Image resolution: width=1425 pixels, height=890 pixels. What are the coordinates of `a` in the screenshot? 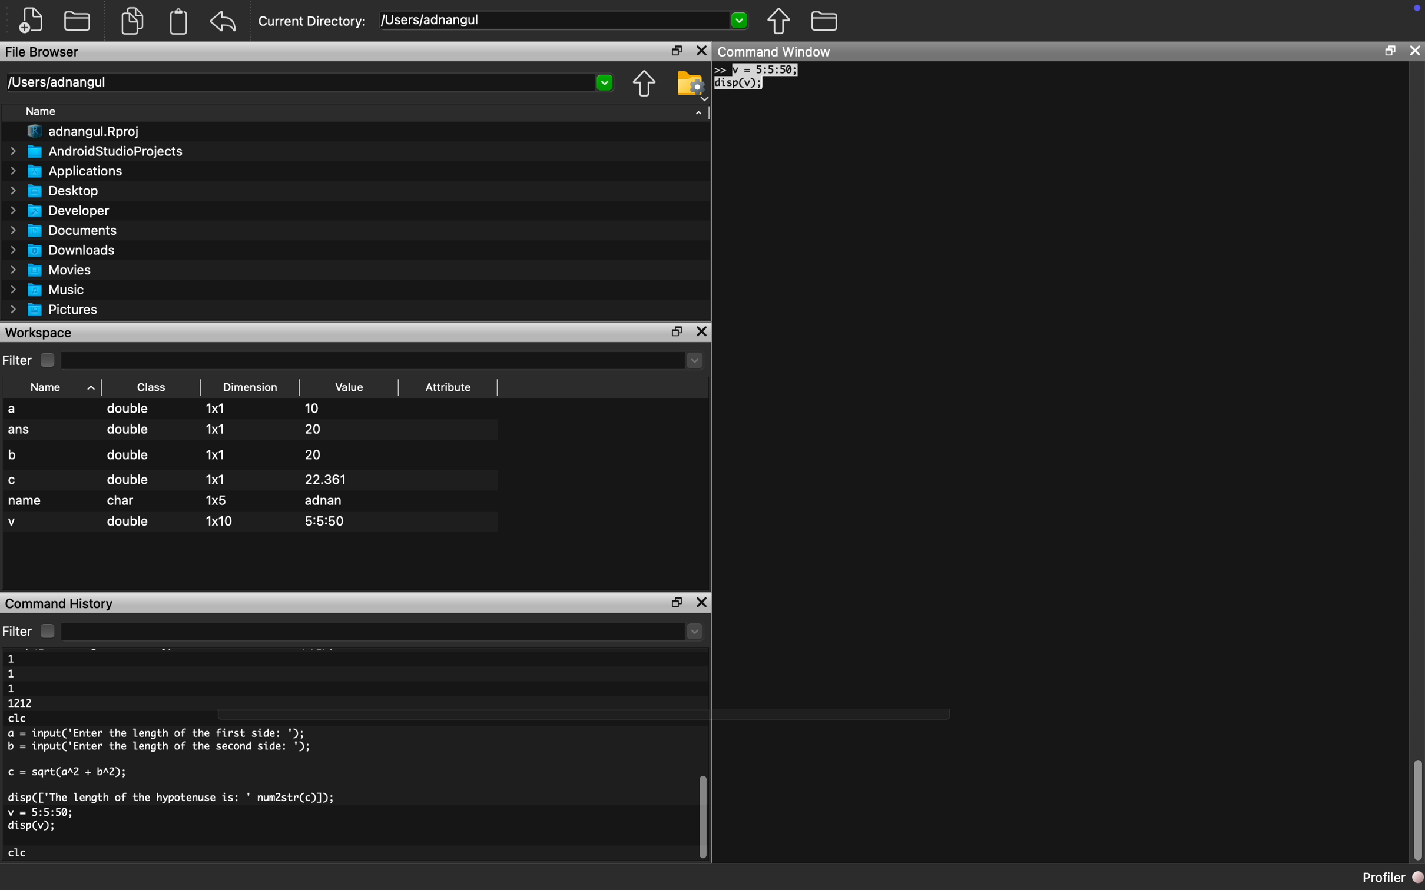 It's located at (14, 409).